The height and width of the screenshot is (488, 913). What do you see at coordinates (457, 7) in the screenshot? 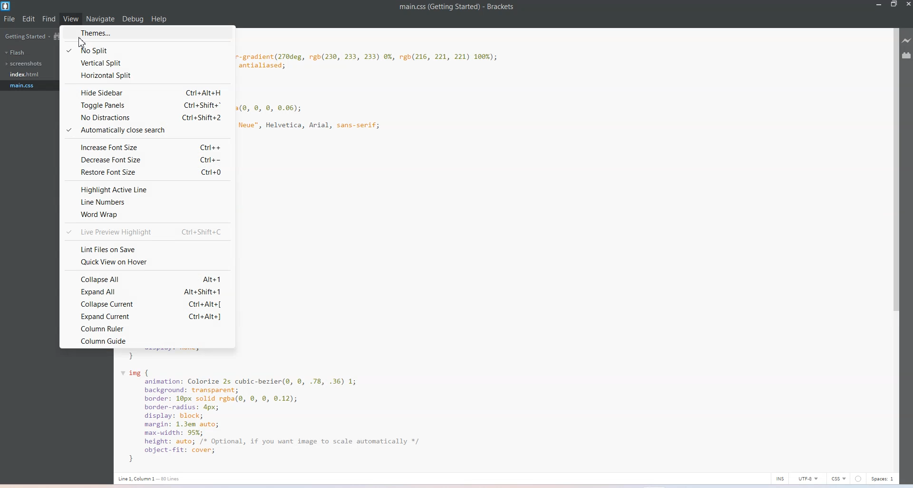
I see `Text 1` at bounding box center [457, 7].